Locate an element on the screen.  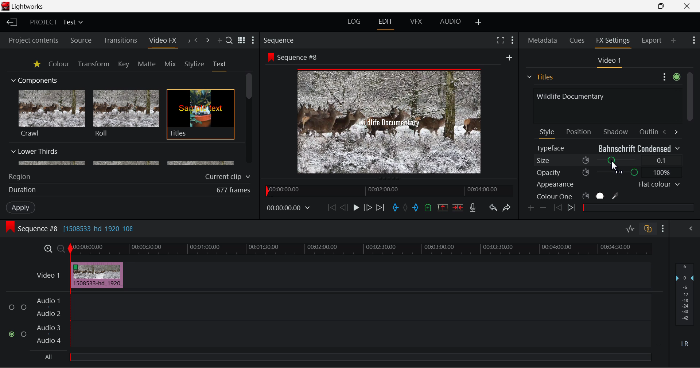
Export is located at coordinates (652, 40).